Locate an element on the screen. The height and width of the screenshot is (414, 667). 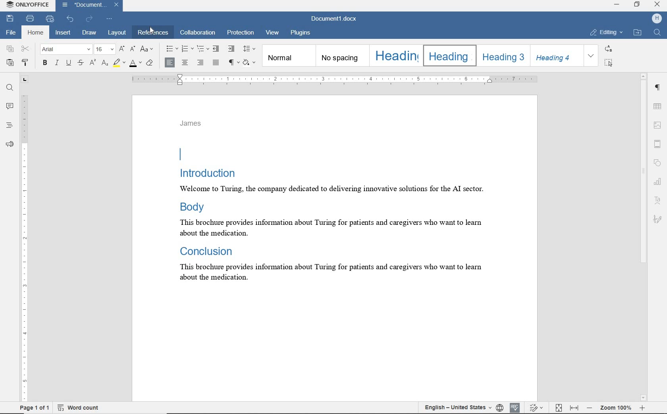
no spacing is located at coordinates (341, 56).